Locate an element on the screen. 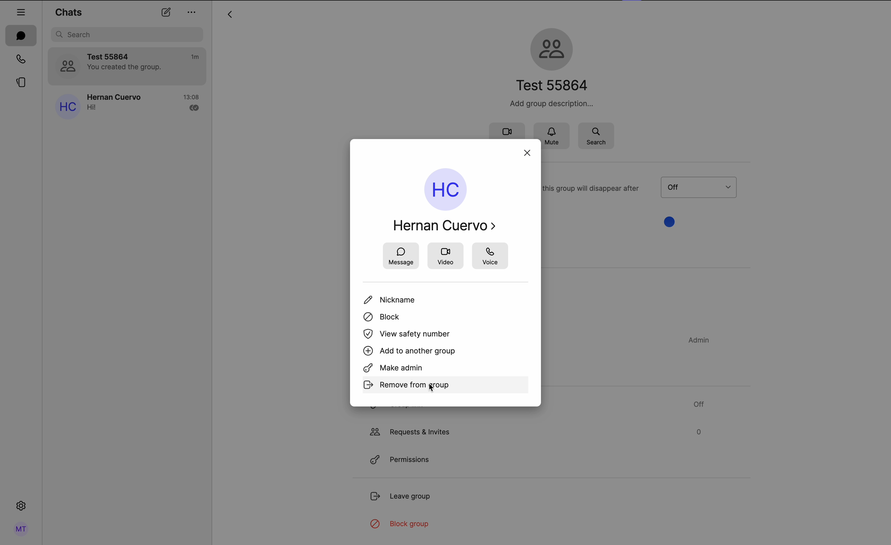  search bar is located at coordinates (128, 34).